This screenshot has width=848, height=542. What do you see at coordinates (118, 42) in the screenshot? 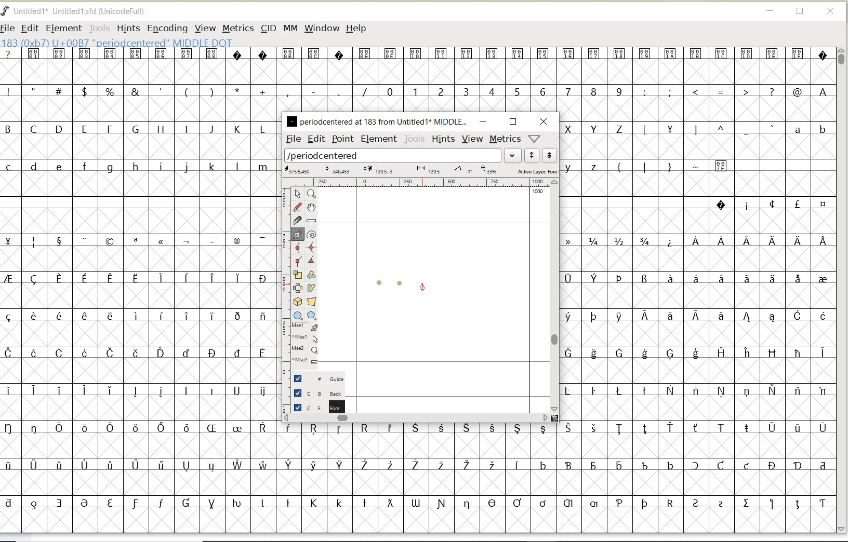
I see `glyph info` at bounding box center [118, 42].